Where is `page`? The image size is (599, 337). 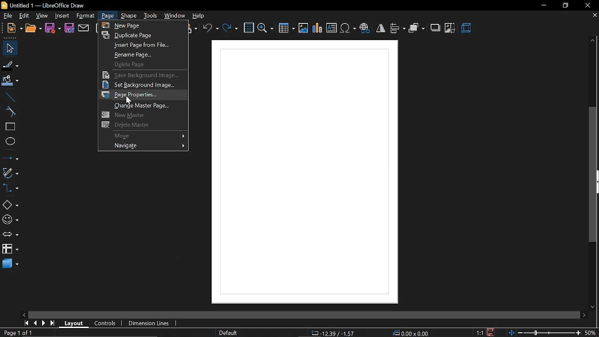
page is located at coordinates (108, 16).